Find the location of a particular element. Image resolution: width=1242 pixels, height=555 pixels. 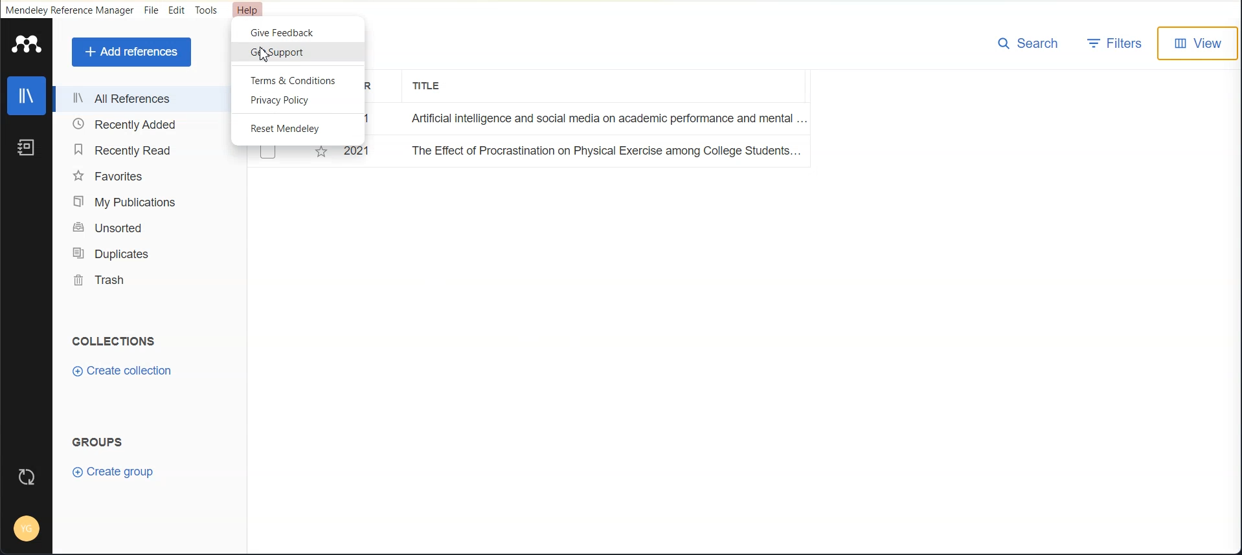

Filters is located at coordinates (1116, 43).